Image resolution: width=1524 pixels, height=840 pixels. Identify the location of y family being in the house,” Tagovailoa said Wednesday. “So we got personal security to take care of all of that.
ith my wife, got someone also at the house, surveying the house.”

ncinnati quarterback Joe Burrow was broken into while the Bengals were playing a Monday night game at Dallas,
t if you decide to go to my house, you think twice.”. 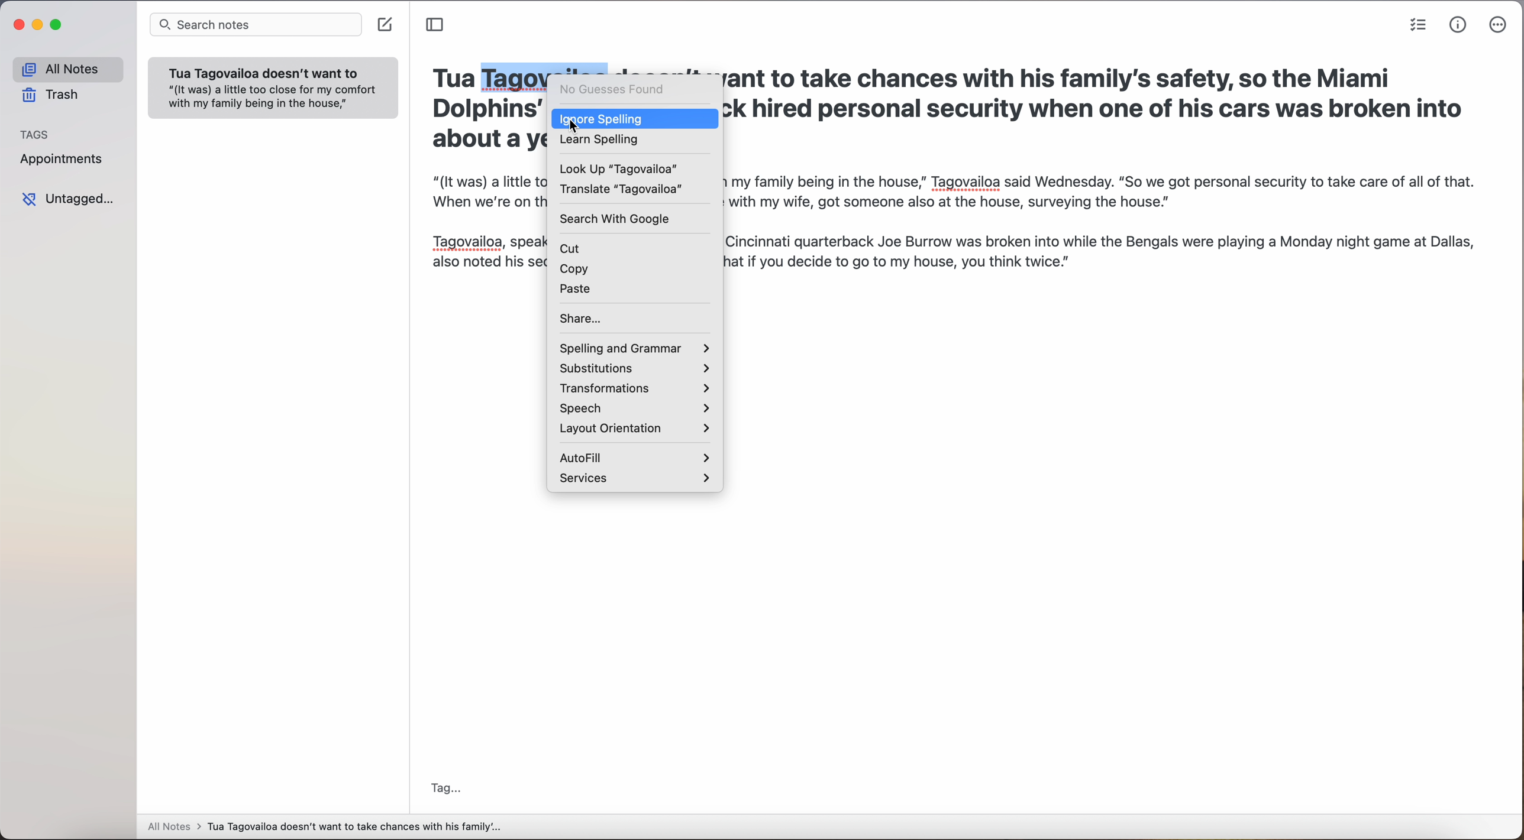
(1116, 220).